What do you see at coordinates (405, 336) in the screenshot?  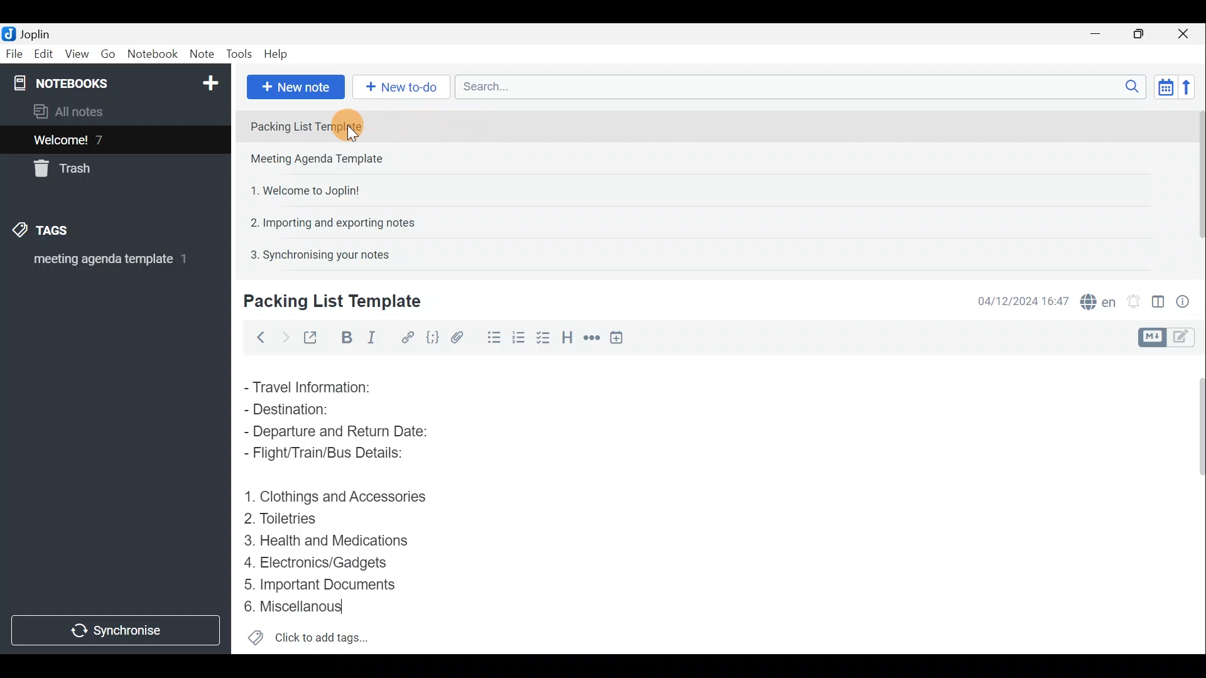 I see `Hyperlink` at bounding box center [405, 336].